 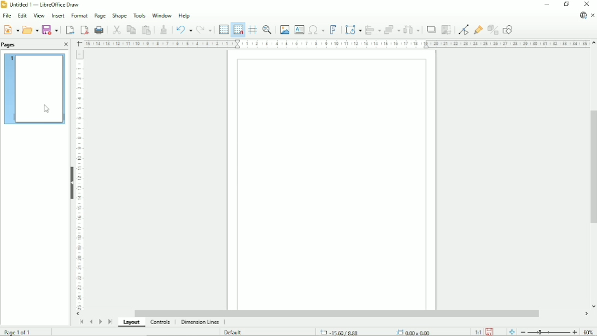 I want to click on Undo, so click(x=183, y=29).